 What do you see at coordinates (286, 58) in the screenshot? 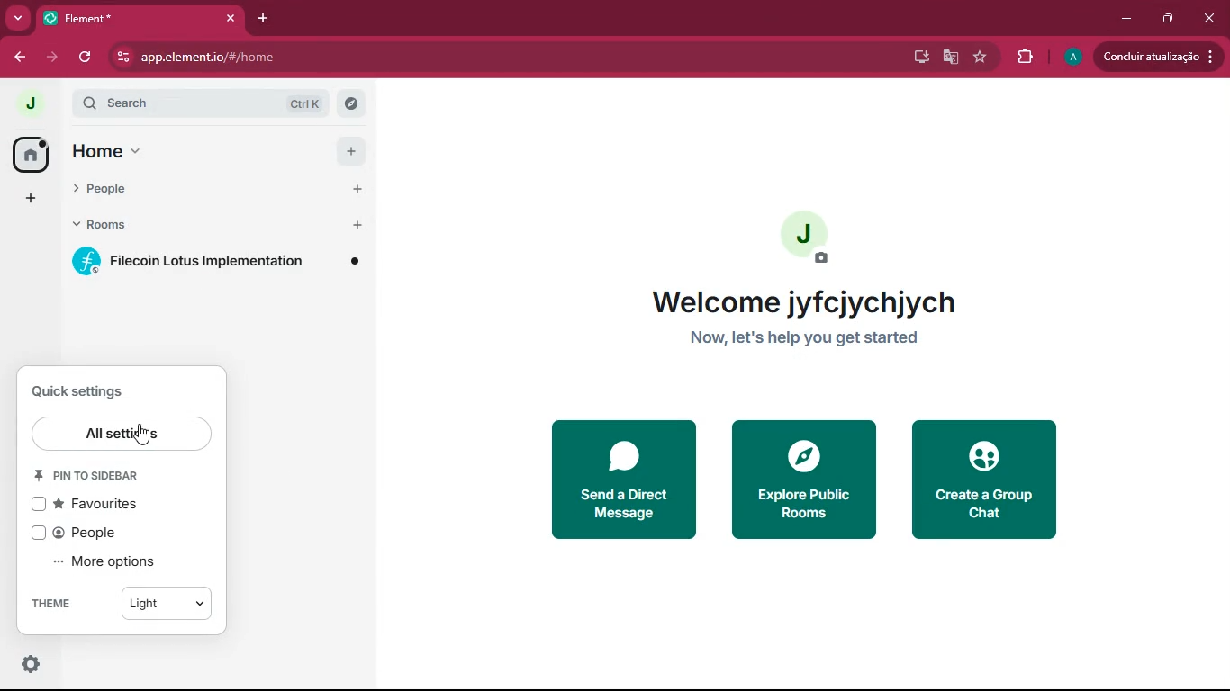
I see `app.element.io/#/home` at bounding box center [286, 58].